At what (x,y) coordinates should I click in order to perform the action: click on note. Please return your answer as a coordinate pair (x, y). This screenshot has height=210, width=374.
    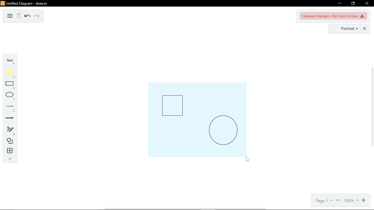
    Looking at the image, I should click on (9, 73).